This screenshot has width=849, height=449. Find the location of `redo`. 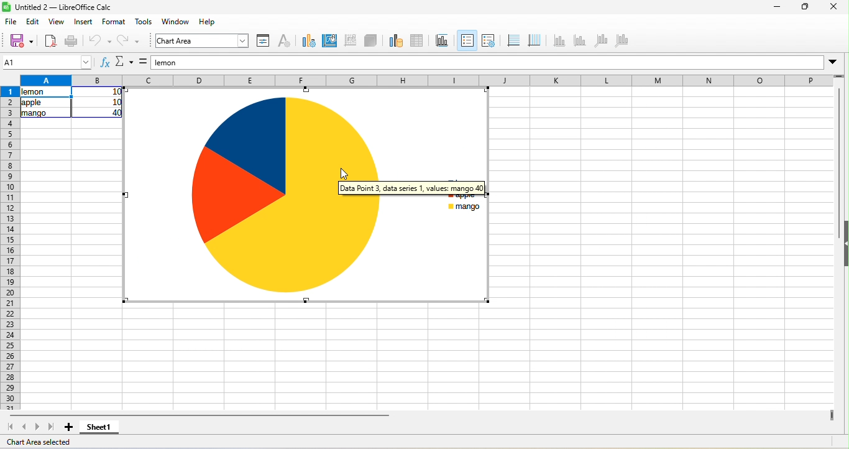

redo is located at coordinates (132, 42).